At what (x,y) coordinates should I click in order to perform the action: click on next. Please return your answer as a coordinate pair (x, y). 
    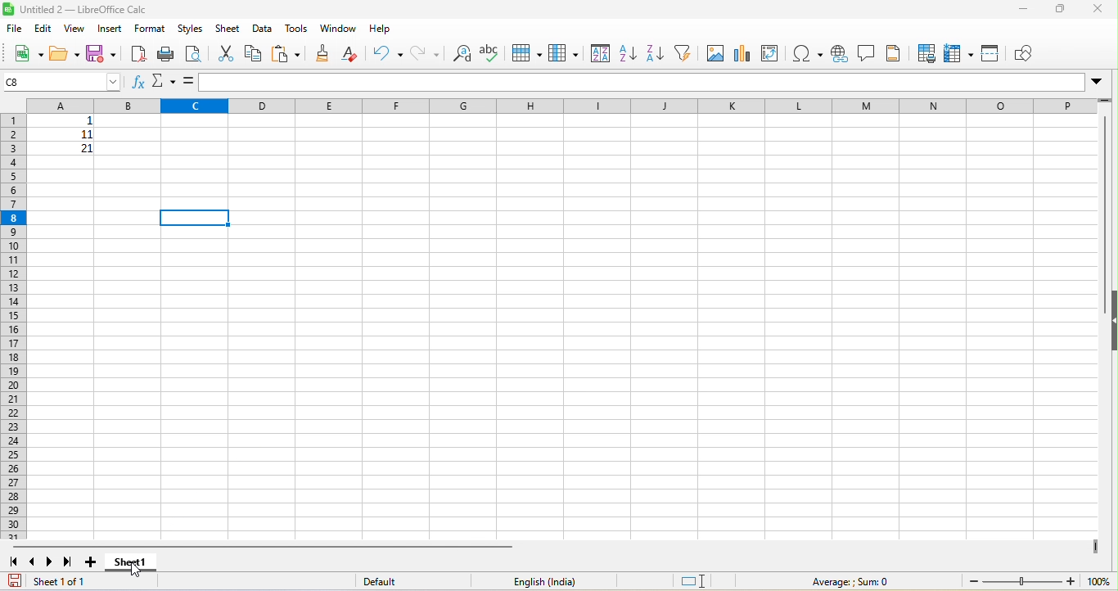
    Looking at the image, I should click on (51, 562).